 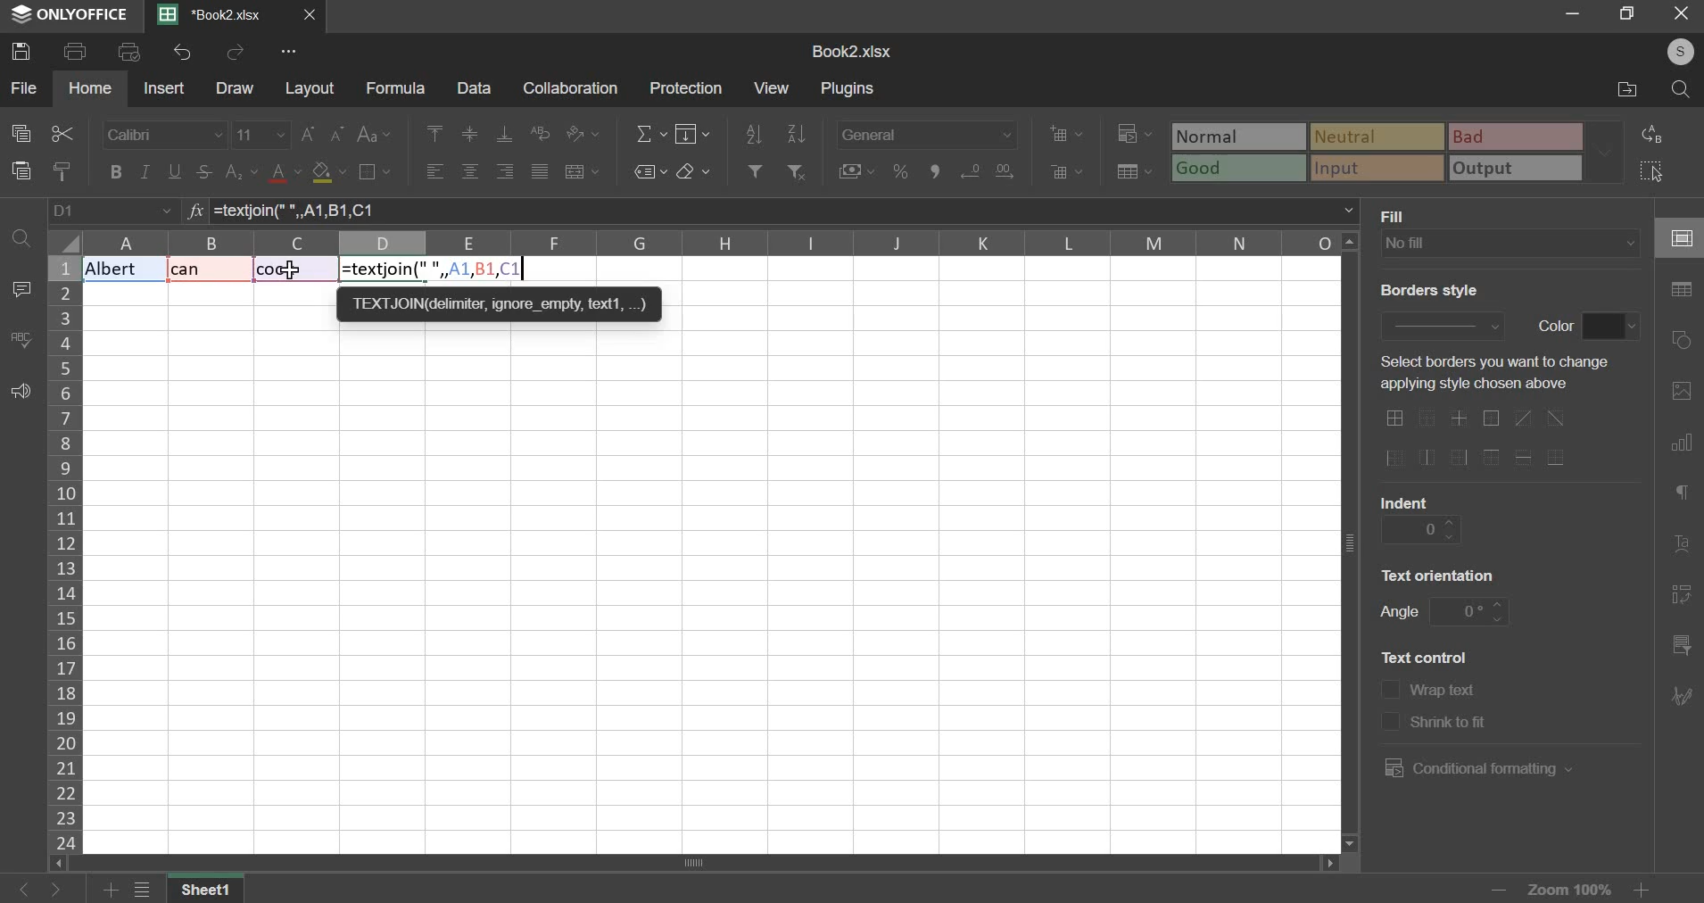 I want to click on Text, so click(x=202, y=270).